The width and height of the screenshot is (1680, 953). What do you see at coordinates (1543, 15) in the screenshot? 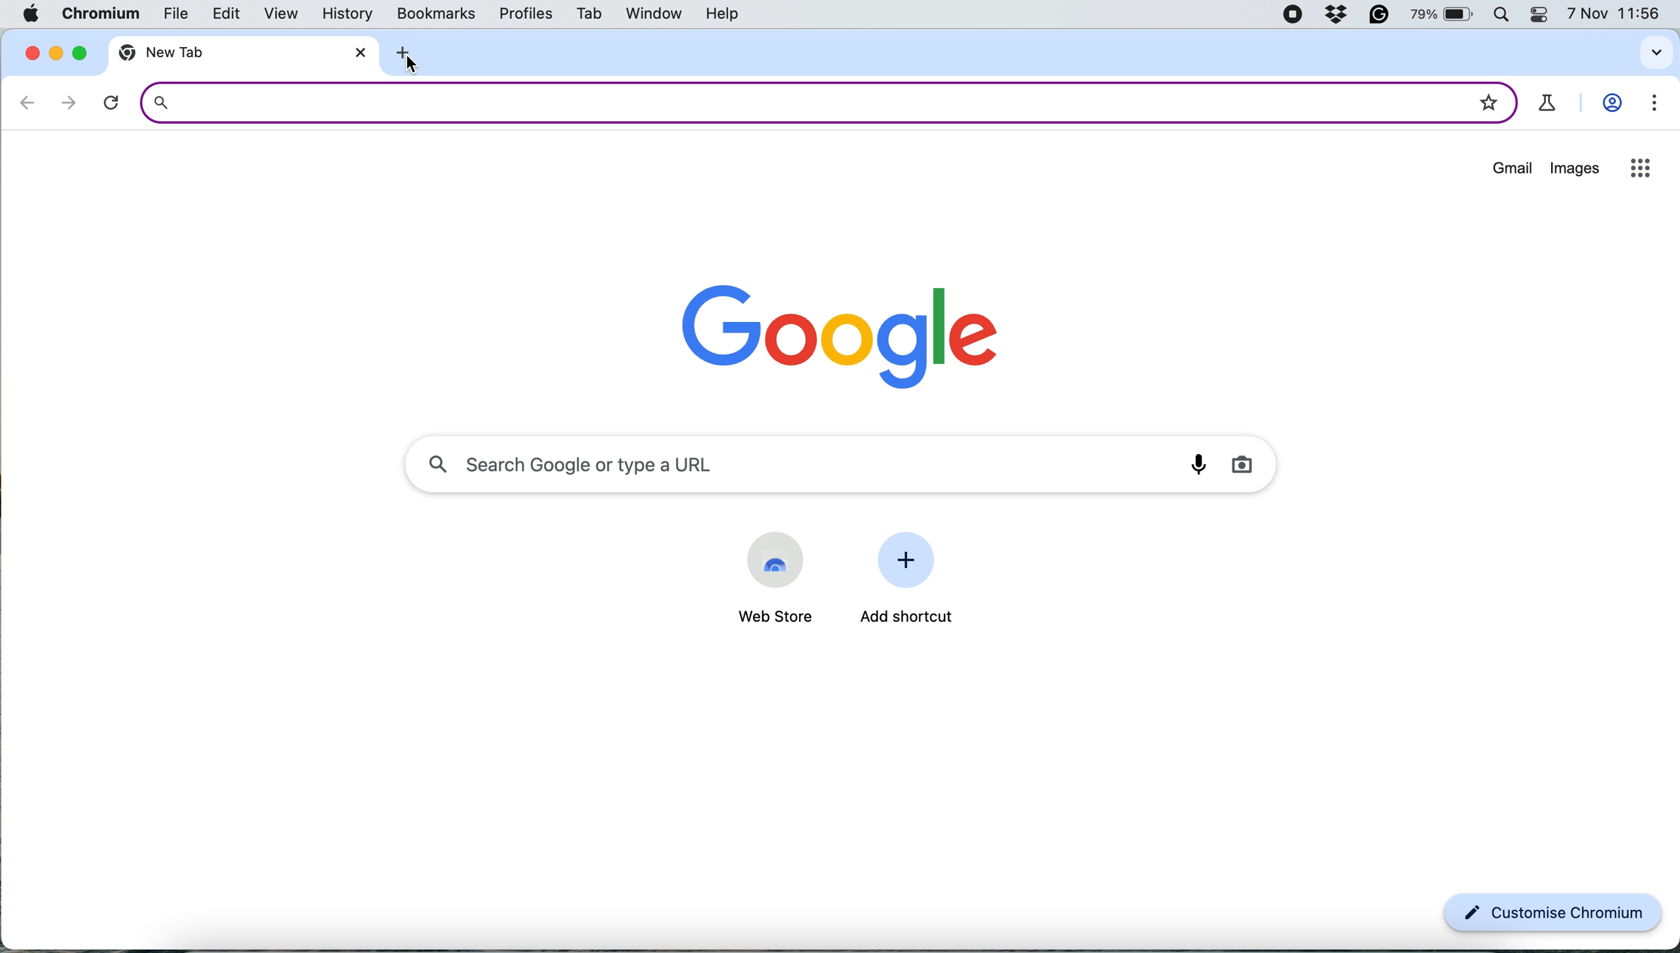
I see `control center` at bounding box center [1543, 15].